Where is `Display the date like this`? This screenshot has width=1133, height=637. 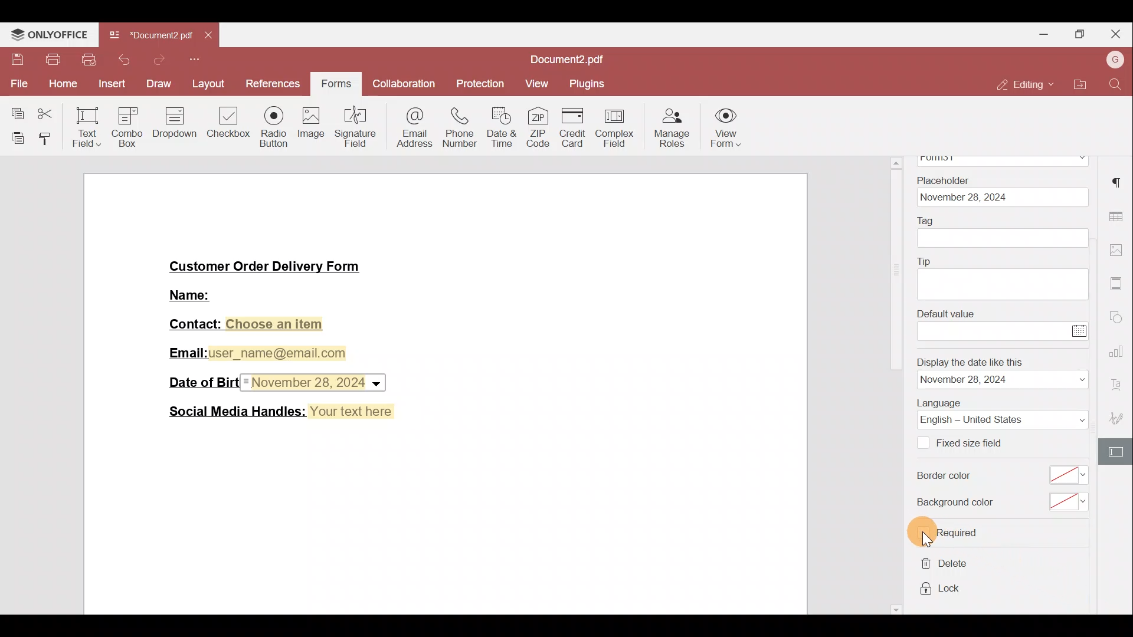
Display the date like this is located at coordinates (971, 361).